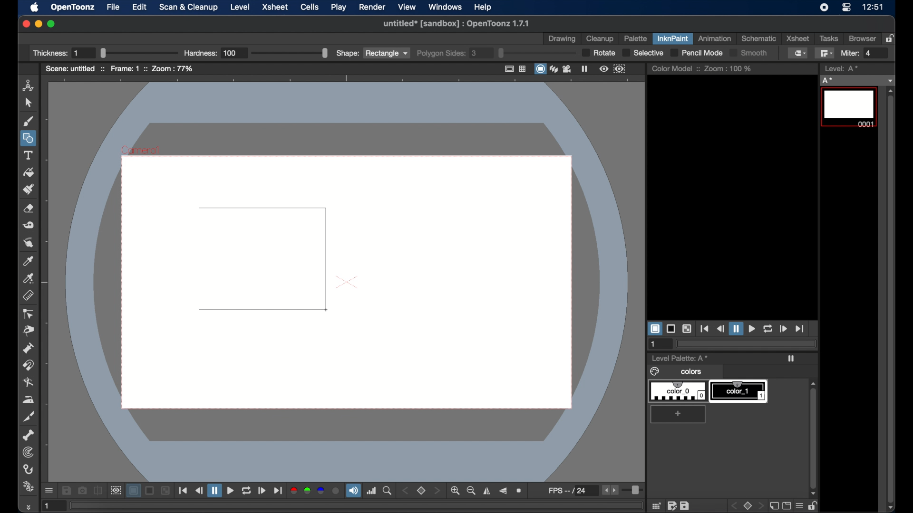  What do you see at coordinates (28, 507) in the screenshot?
I see `more` at bounding box center [28, 507].